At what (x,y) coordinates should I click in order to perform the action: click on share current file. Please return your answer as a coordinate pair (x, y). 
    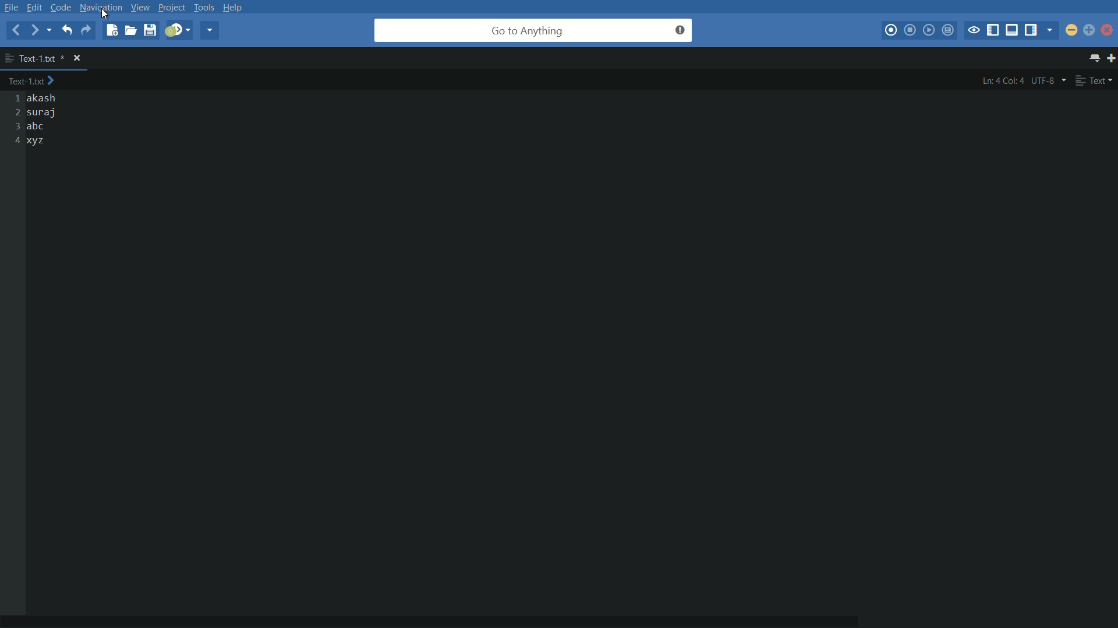
    Looking at the image, I should click on (209, 30).